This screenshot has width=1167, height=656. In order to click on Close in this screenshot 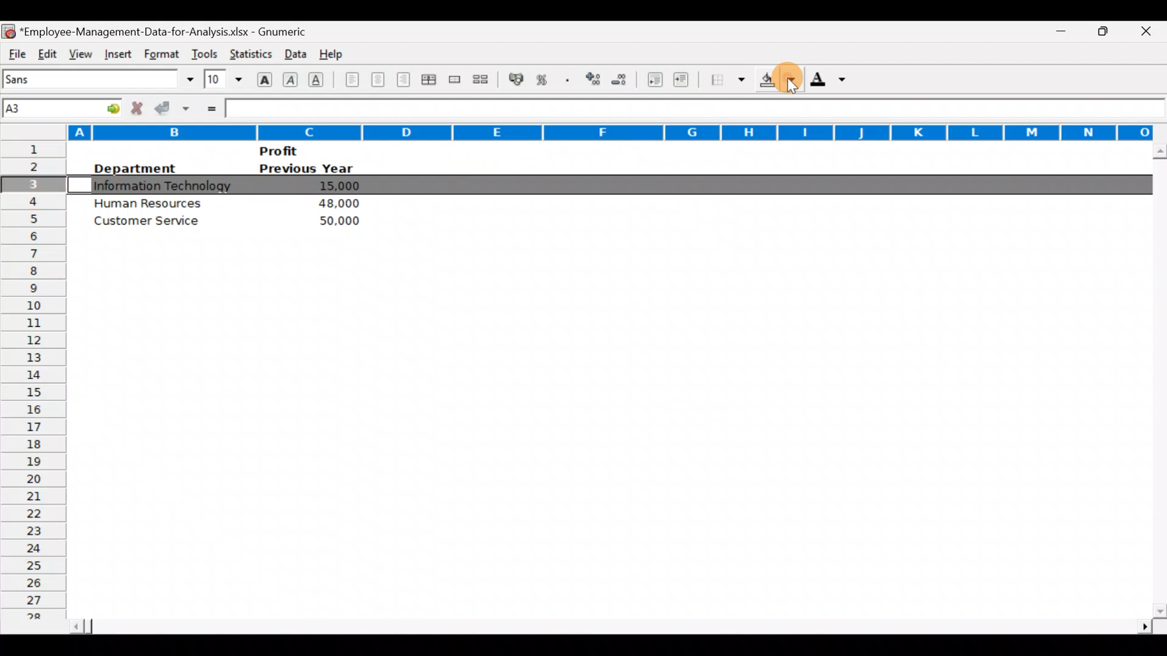, I will do `click(1150, 32)`.